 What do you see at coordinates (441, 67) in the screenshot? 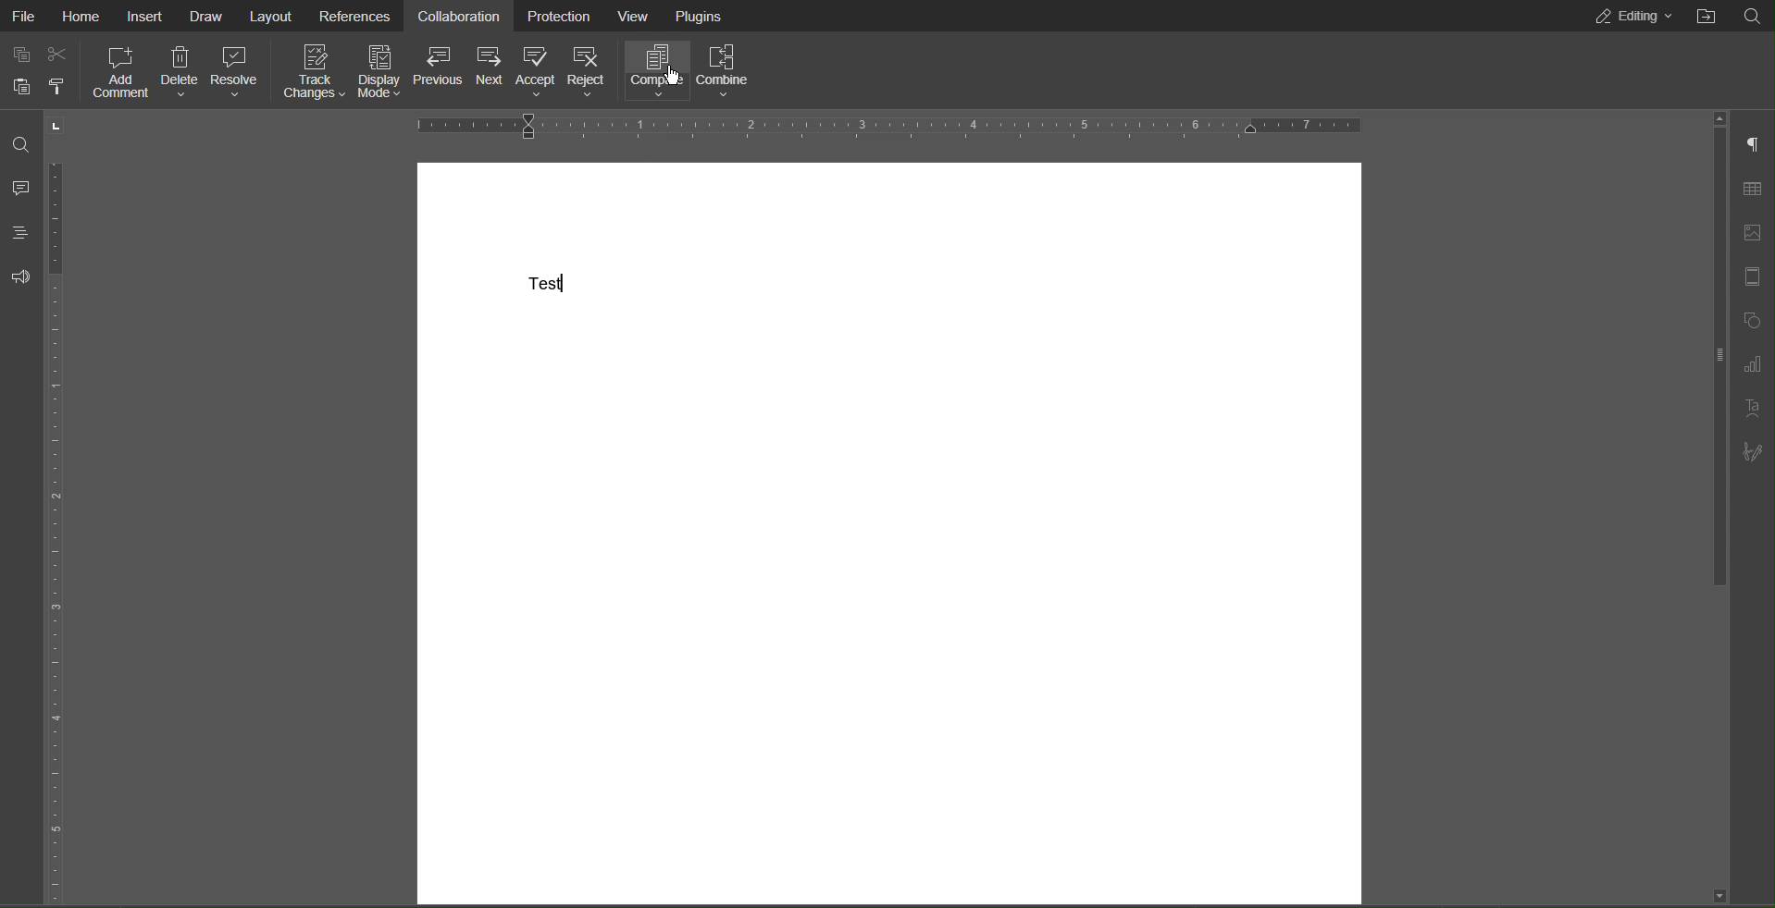
I see `Previous` at bounding box center [441, 67].